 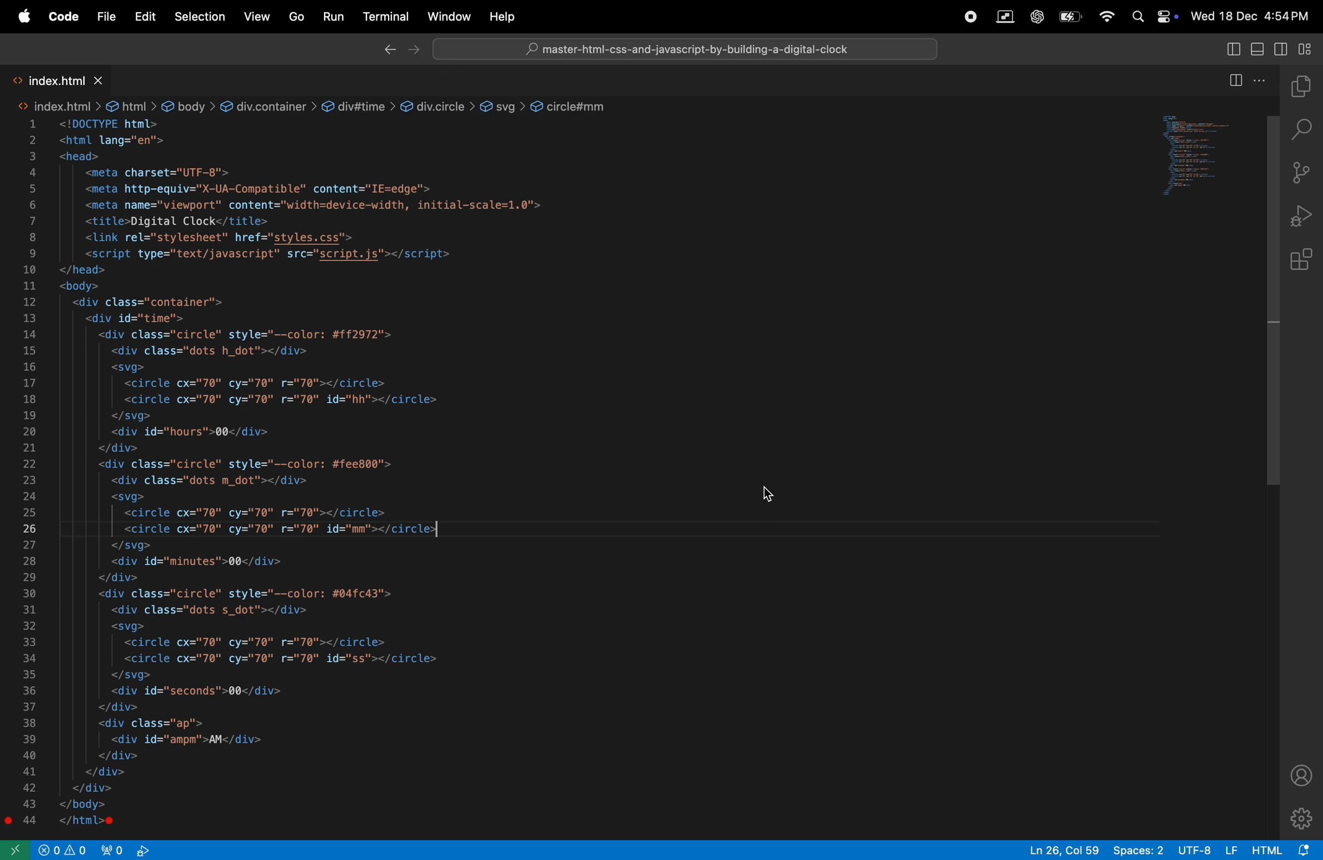 I want to click on Edit, so click(x=145, y=18).